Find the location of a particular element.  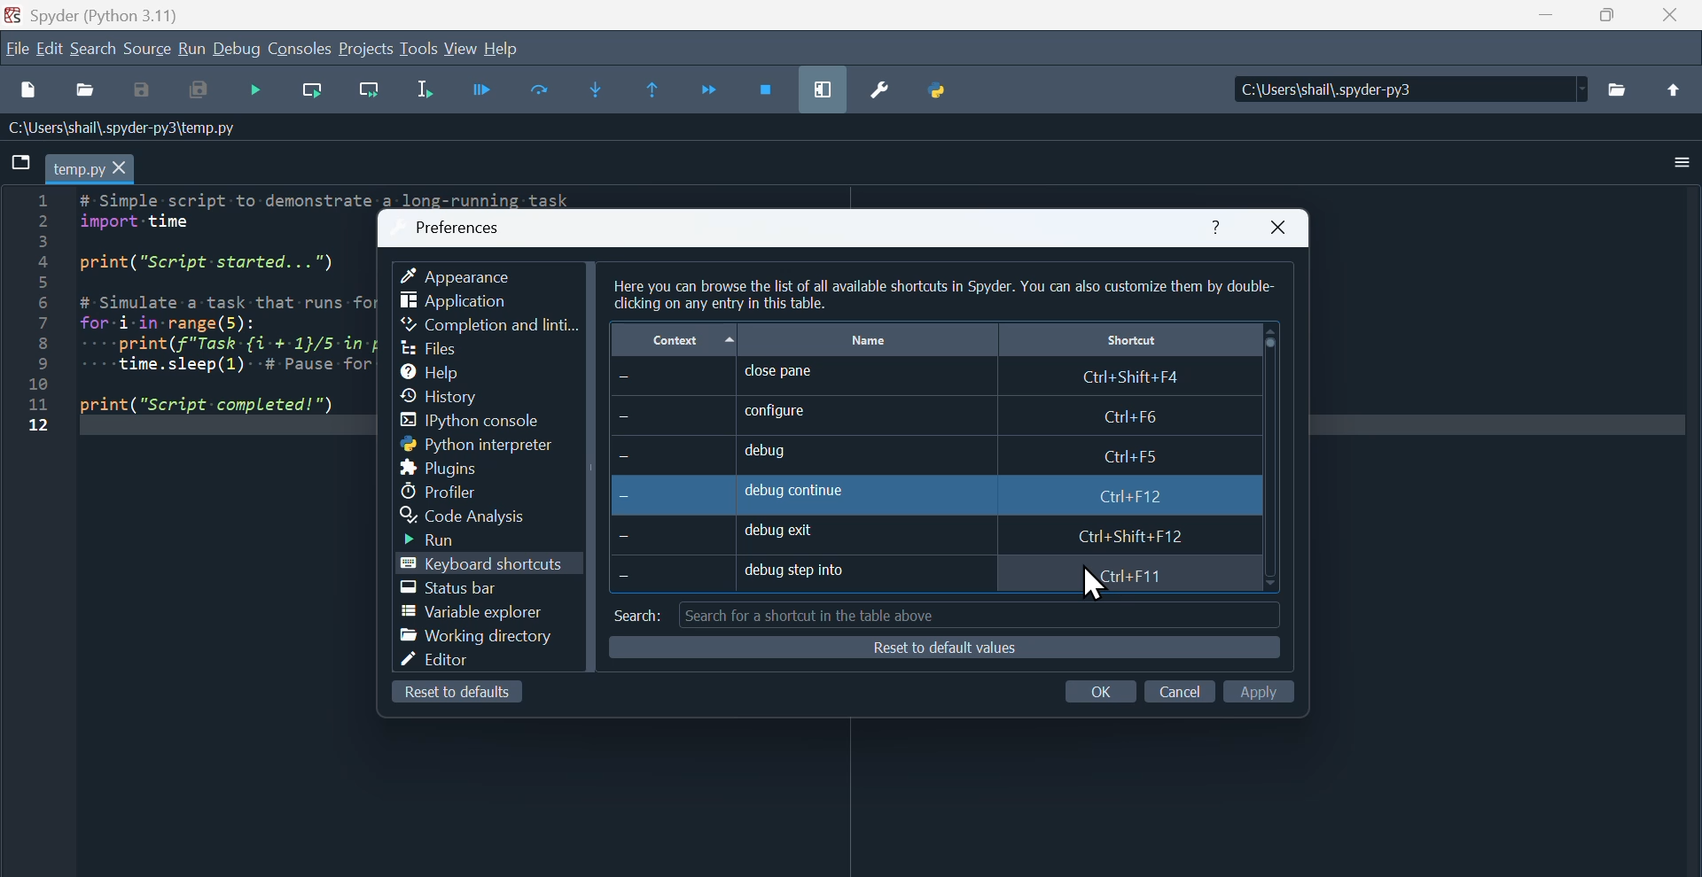

help is located at coordinates (515, 48).